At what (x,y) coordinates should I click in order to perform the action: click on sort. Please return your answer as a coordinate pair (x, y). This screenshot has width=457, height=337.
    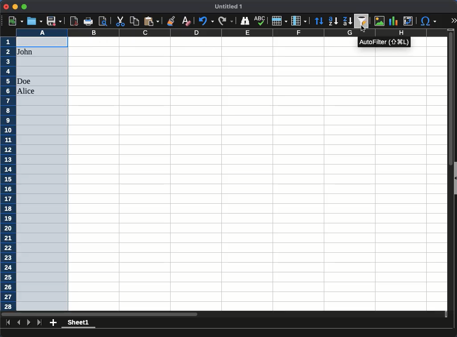
    Looking at the image, I should click on (320, 21).